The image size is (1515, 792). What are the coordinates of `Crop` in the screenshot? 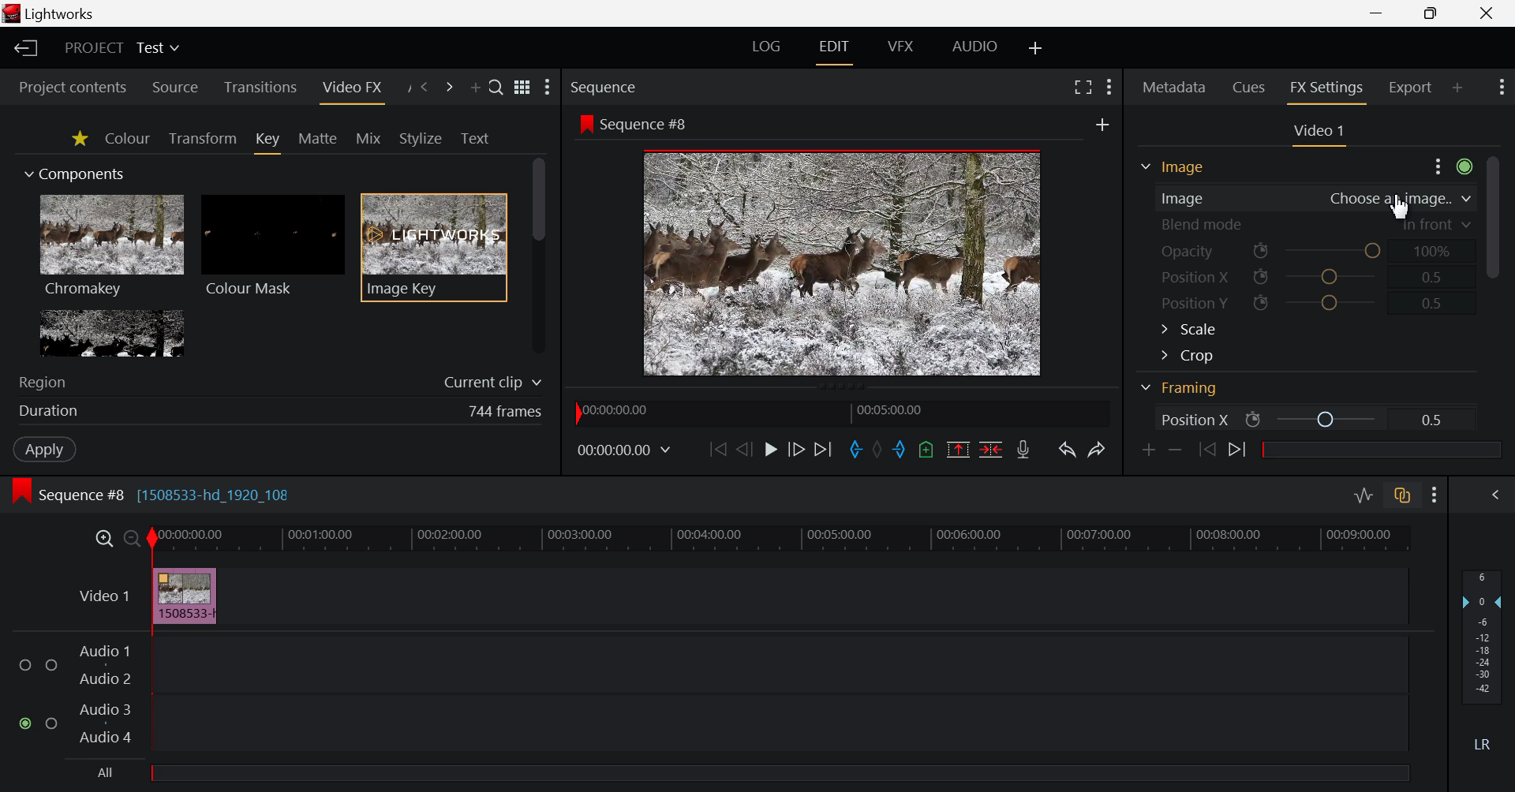 It's located at (1258, 354).